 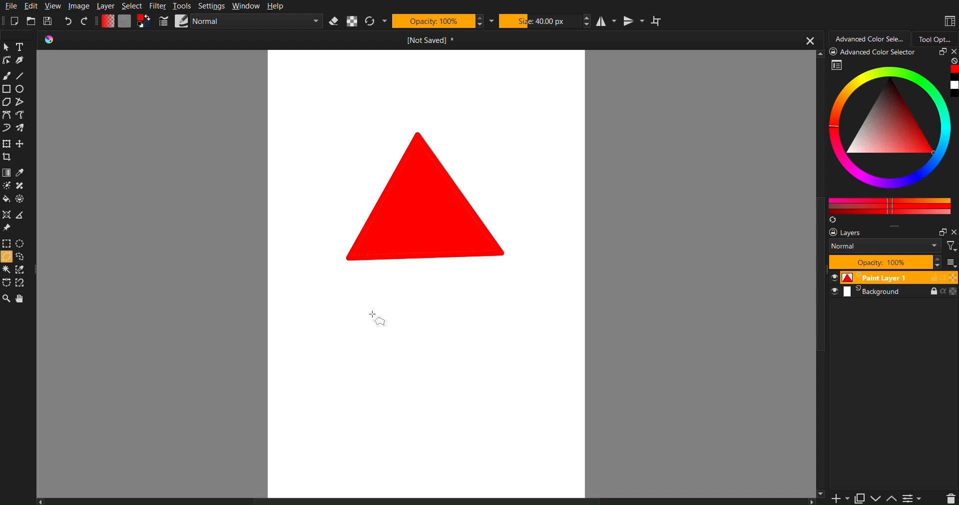 I want to click on Selection Square , so click(x=21, y=243).